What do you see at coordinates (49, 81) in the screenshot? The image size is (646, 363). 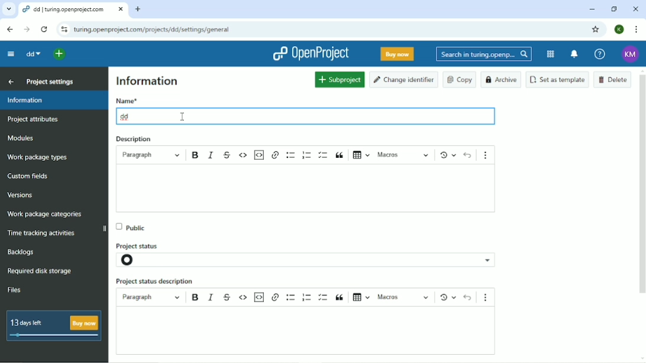 I see `Project settings` at bounding box center [49, 81].